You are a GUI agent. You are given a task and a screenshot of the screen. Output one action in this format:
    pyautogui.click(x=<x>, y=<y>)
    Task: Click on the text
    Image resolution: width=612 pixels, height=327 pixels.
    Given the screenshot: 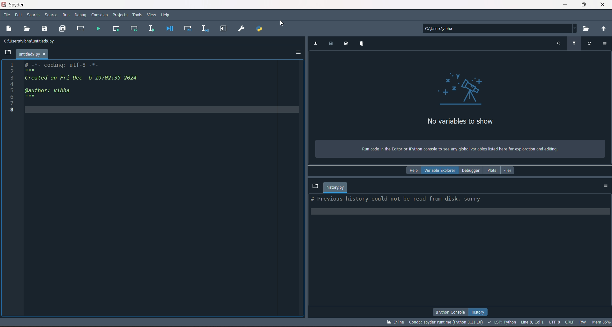 What is the action you would take?
    pyautogui.click(x=396, y=200)
    